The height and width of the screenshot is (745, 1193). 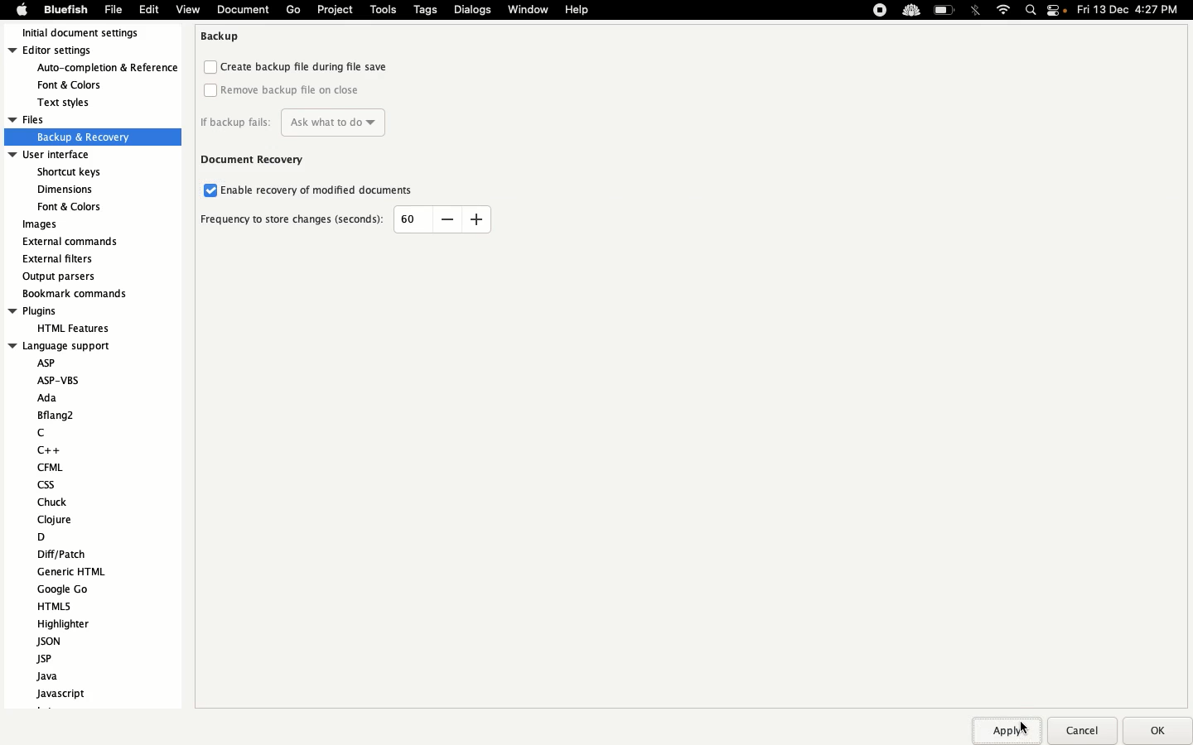 What do you see at coordinates (1060, 12) in the screenshot?
I see `Notification` at bounding box center [1060, 12].